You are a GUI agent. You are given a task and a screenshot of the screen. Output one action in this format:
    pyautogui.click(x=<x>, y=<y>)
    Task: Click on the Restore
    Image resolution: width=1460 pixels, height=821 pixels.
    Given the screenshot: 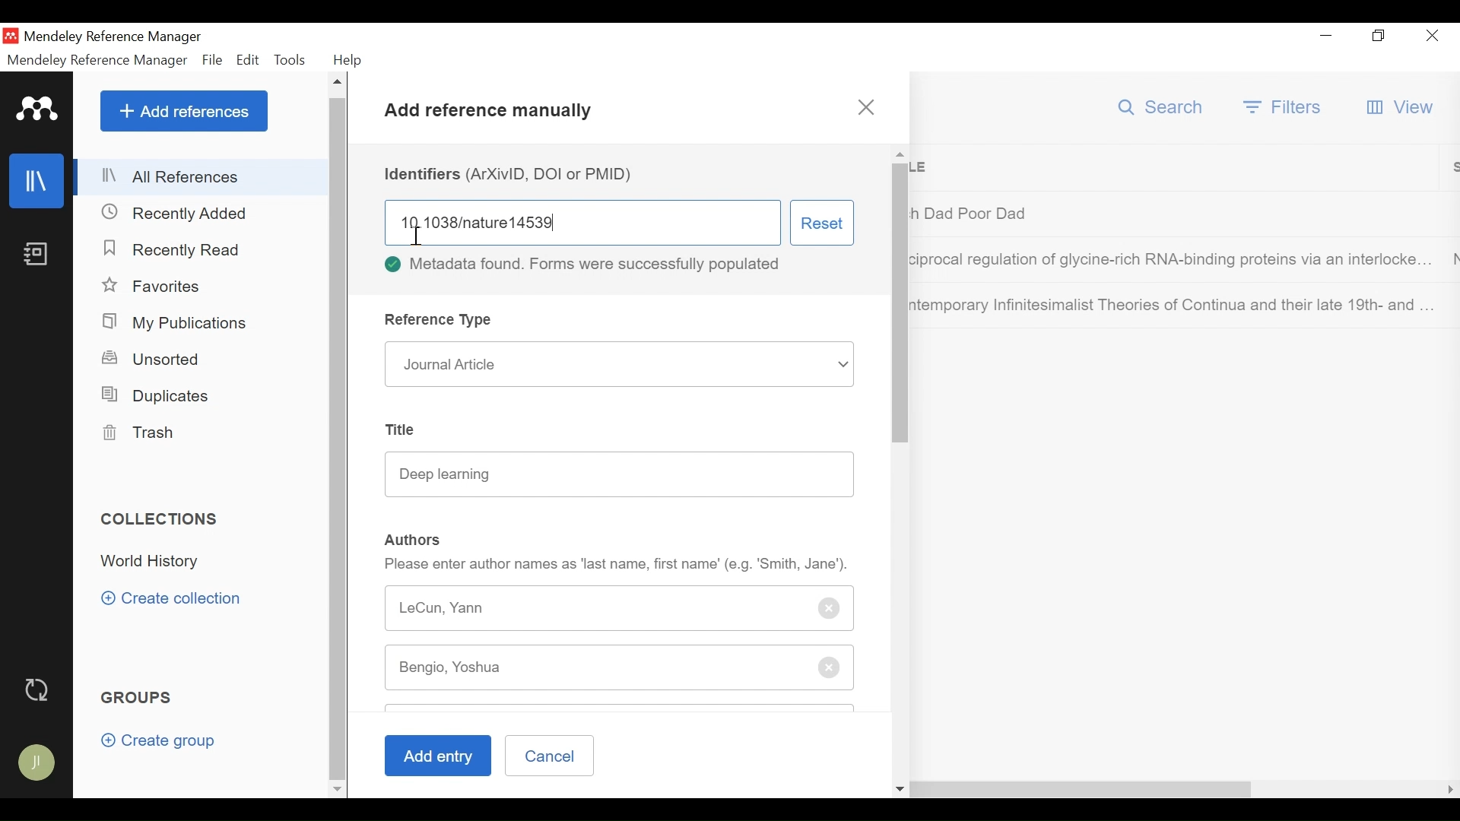 What is the action you would take?
    pyautogui.click(x=1377, y=36)
    